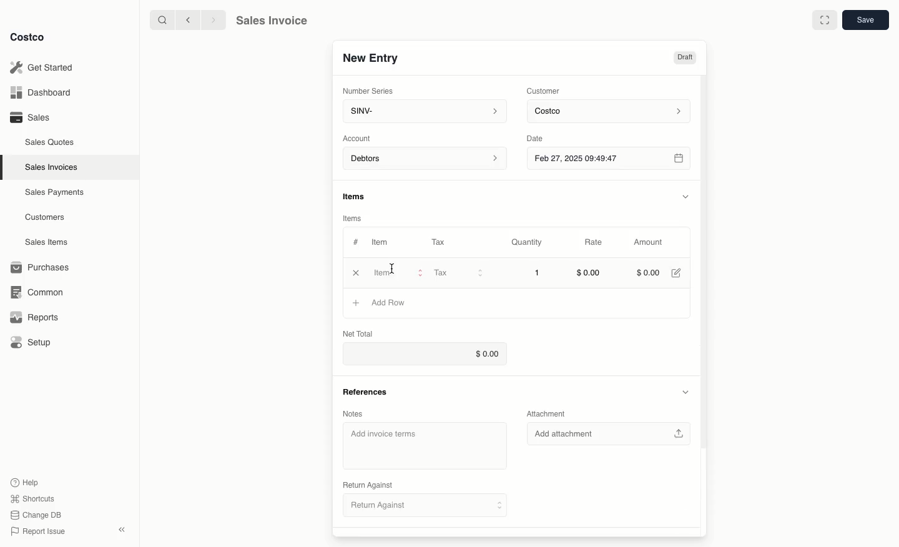  What do you see at coordinates (647, 243) in the screenshot?
I see `Amount` at bounding box center [647, 243].